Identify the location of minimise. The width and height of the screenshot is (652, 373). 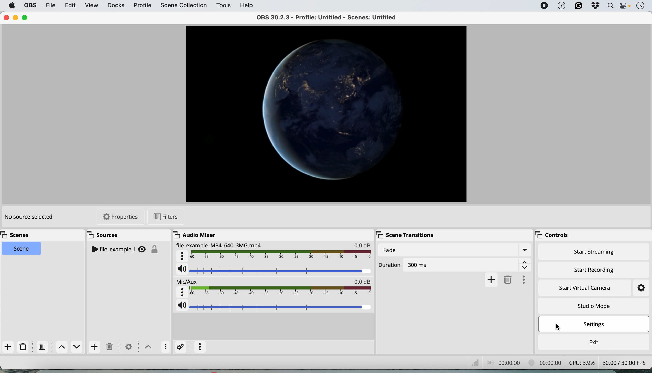
(17, 17).